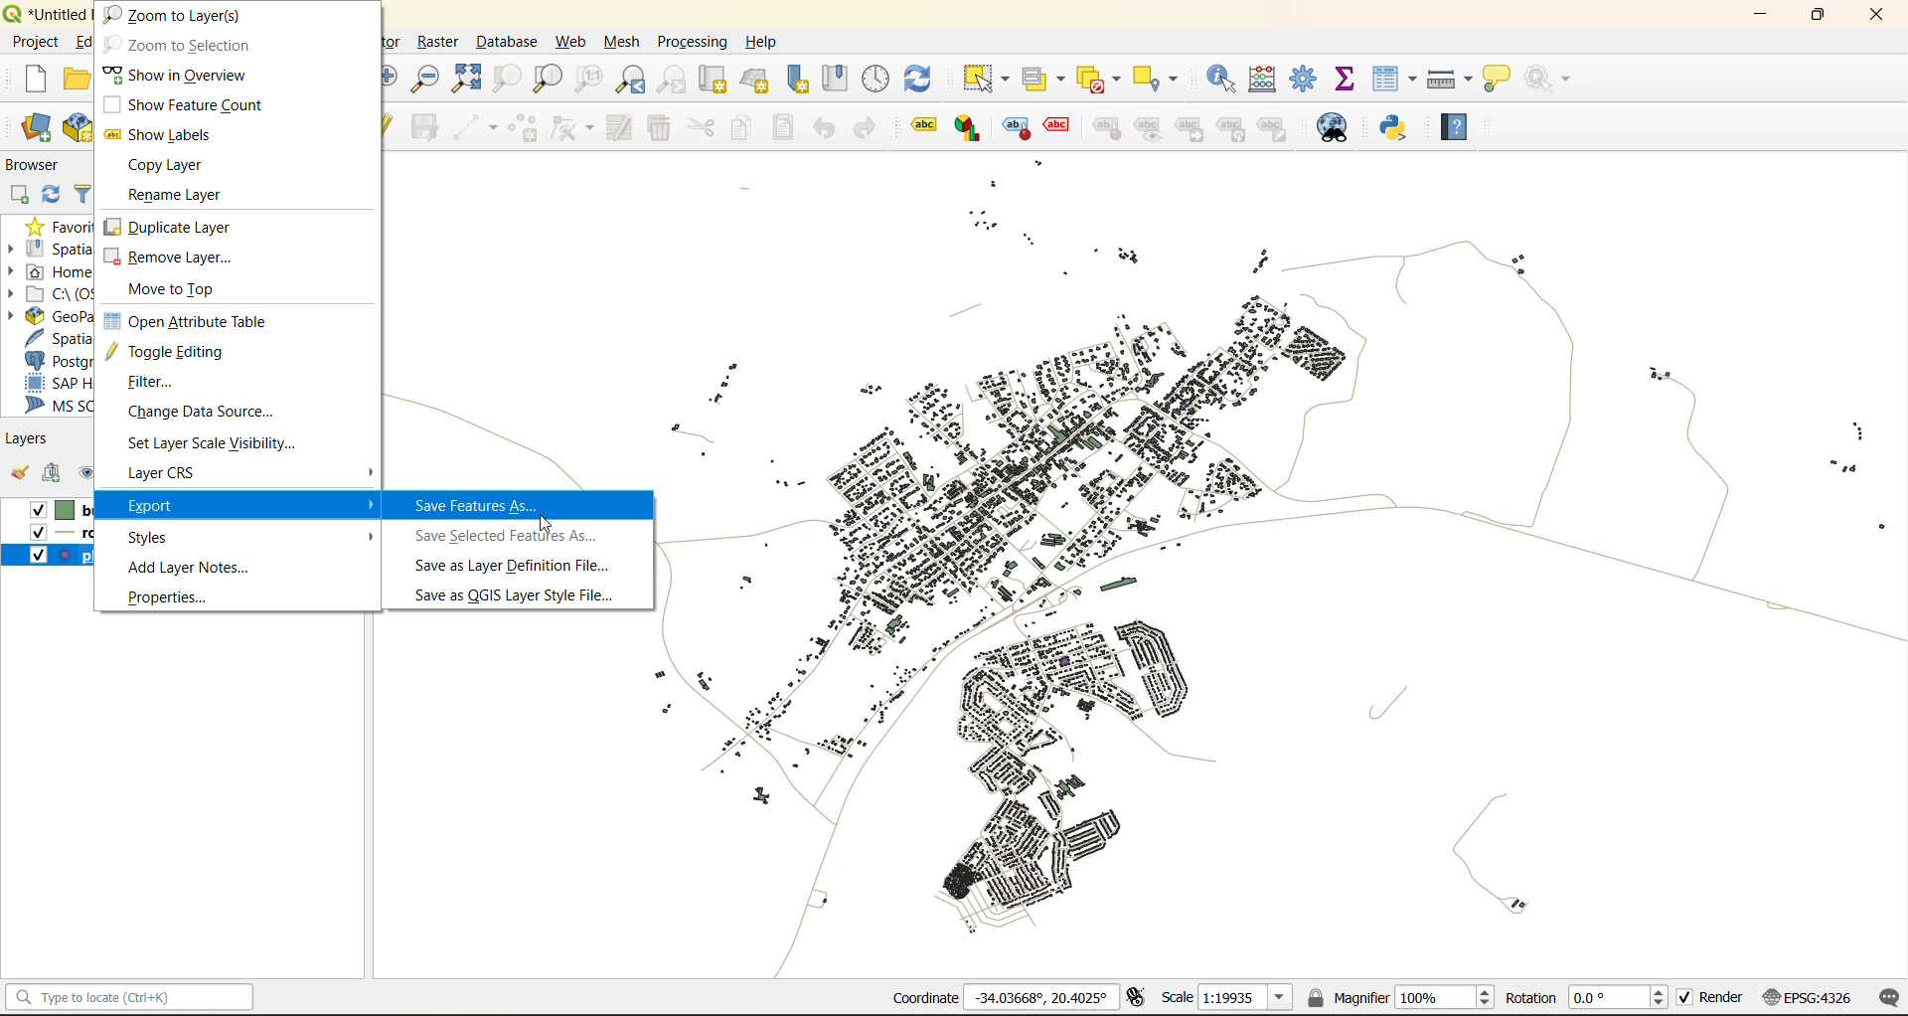  Describe the element at coordinates (1460, 122) in the screenshot. I see `help` at that location.